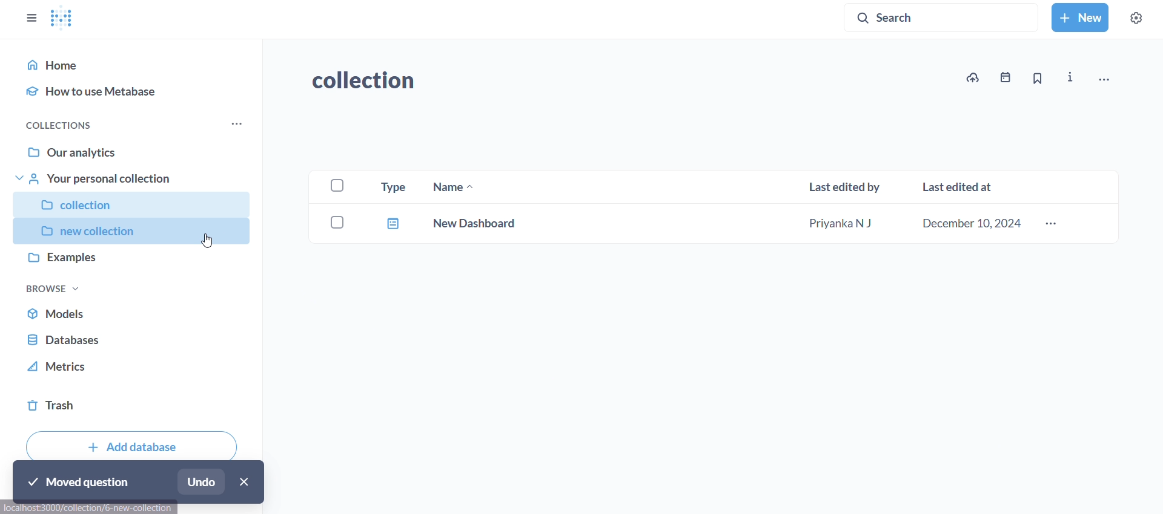 Image resolution: width=1163 pixels, height=514 pixels. I want to click on home, so click(136, 64).